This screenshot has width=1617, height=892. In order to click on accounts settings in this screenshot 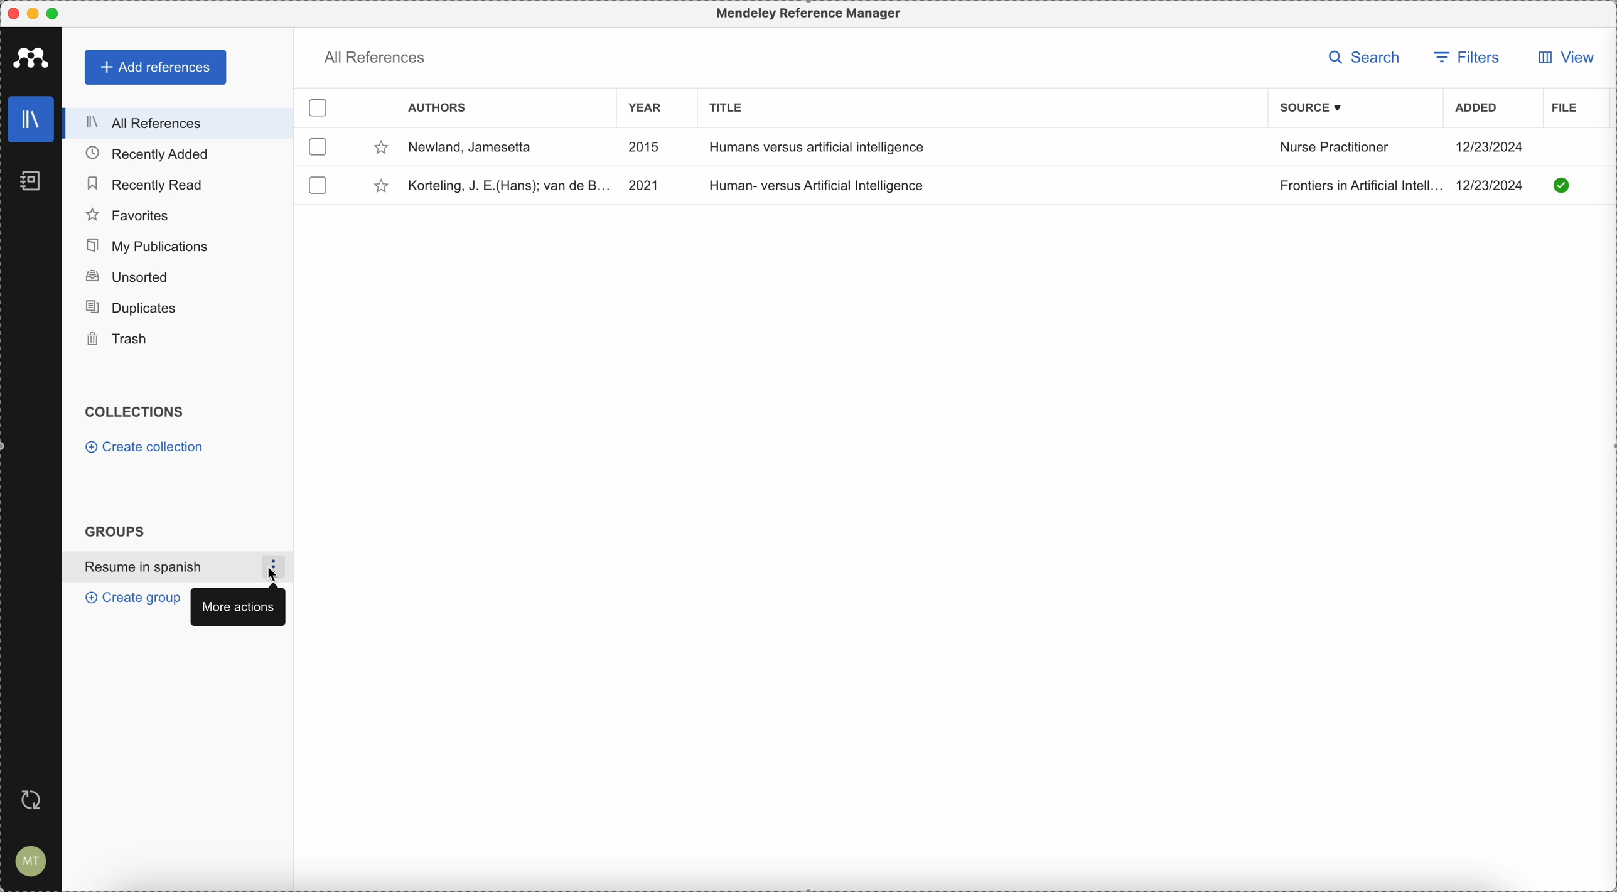, I will do `click(33, 861)`.